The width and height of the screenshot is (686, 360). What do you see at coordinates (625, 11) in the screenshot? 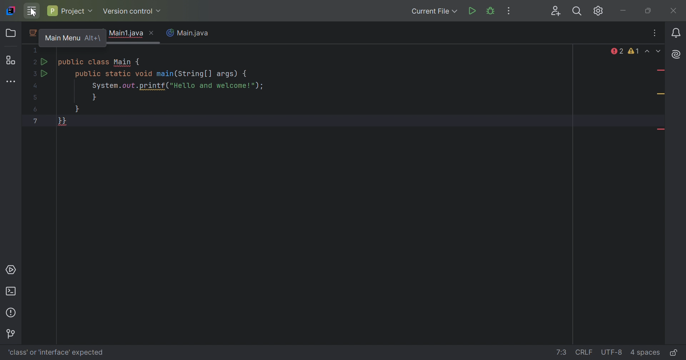
I see `Minimize` at bounding box center [625, 11].